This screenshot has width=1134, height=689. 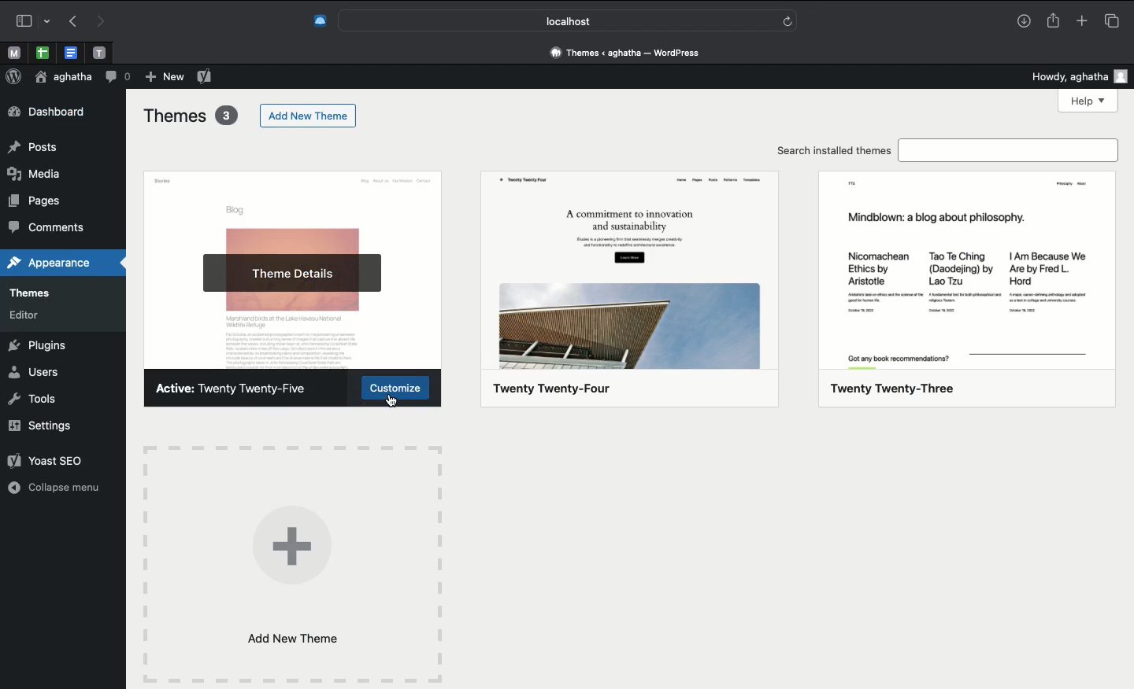 I want to click on Add new tab, so click(x=1081, y=18).